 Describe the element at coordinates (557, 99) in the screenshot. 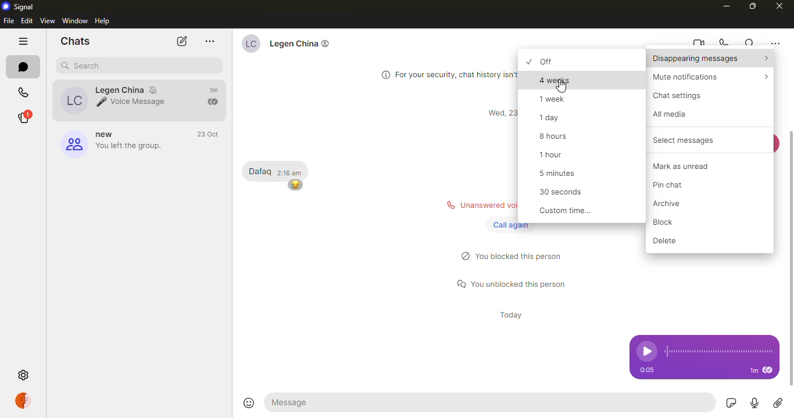

I see `1 week` at that location.